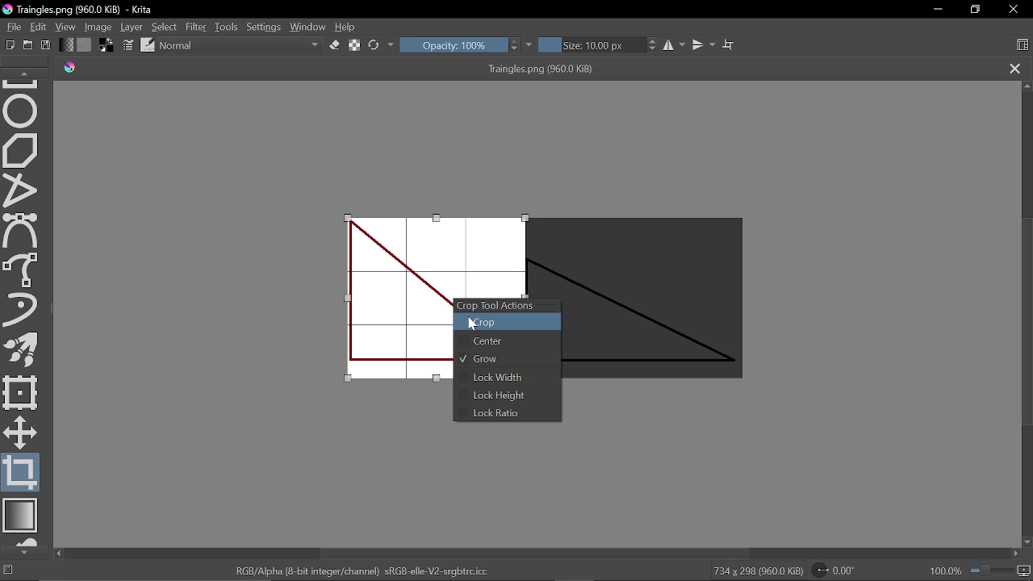 Image resolution: width=1033 pixels, height=581 pixels. Describe the element at coordinates (757, 571) in the screenshot. I see `734 x 298 (960.0 KiB)` at that location.